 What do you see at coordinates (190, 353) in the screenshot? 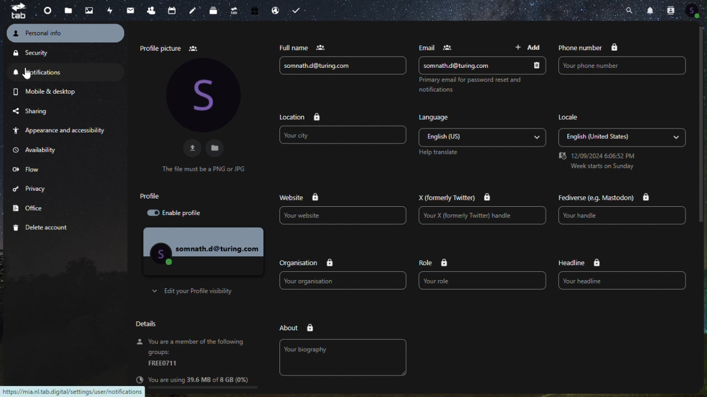
I see `Your are a member of the following groups FREE0711` at bounding box center [190, 353].